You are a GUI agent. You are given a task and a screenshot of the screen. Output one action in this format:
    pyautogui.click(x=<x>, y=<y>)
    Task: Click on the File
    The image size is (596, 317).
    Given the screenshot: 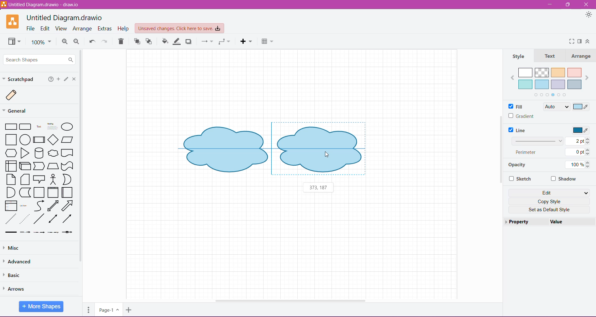 What is the action you would take?
    pyautogui.click(x=30, y=28)
    